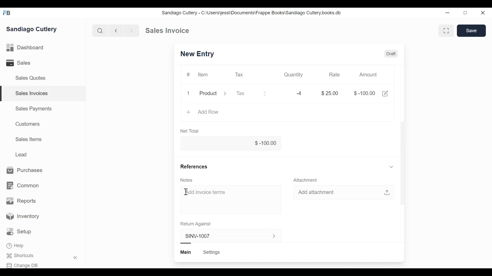 Image resolution: width=492 pixels, height=276 pixels. Describe the element at coordinates (465, 13) in the screenshot. I see `Toggle between form and full width` at that location.